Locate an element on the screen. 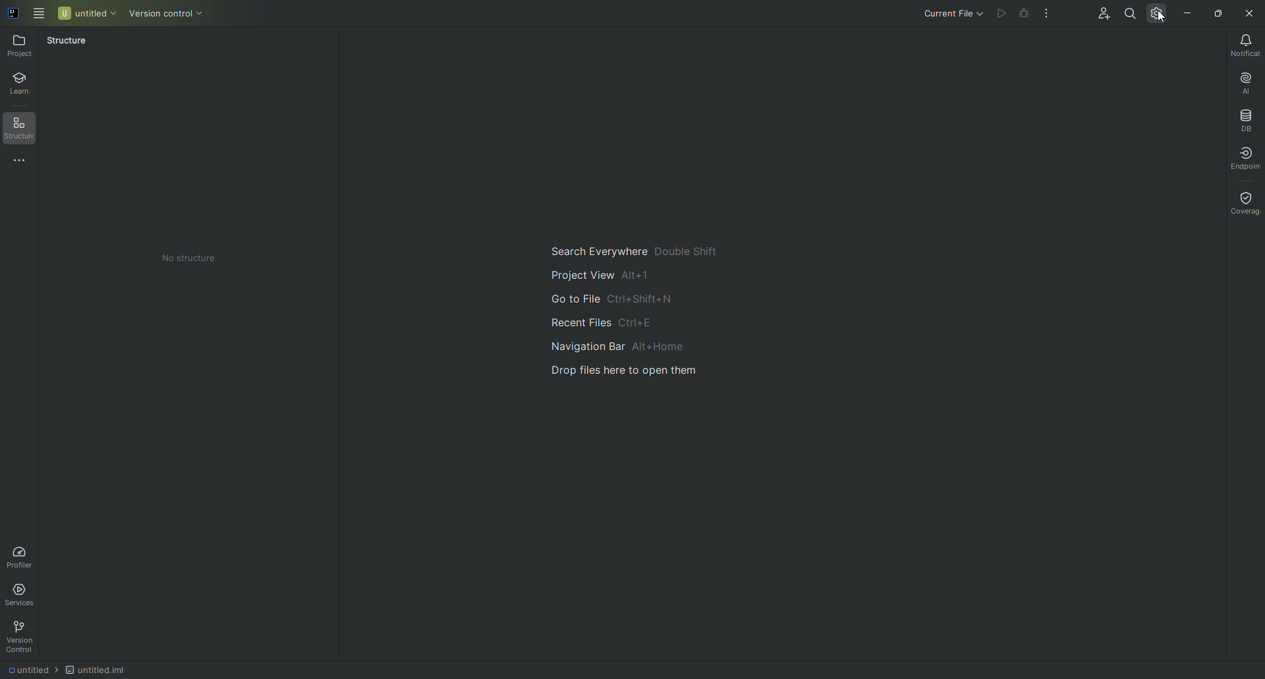 This screenshot has width=1265, height=679. AI Assistant is located at coordinates (1246, 82).